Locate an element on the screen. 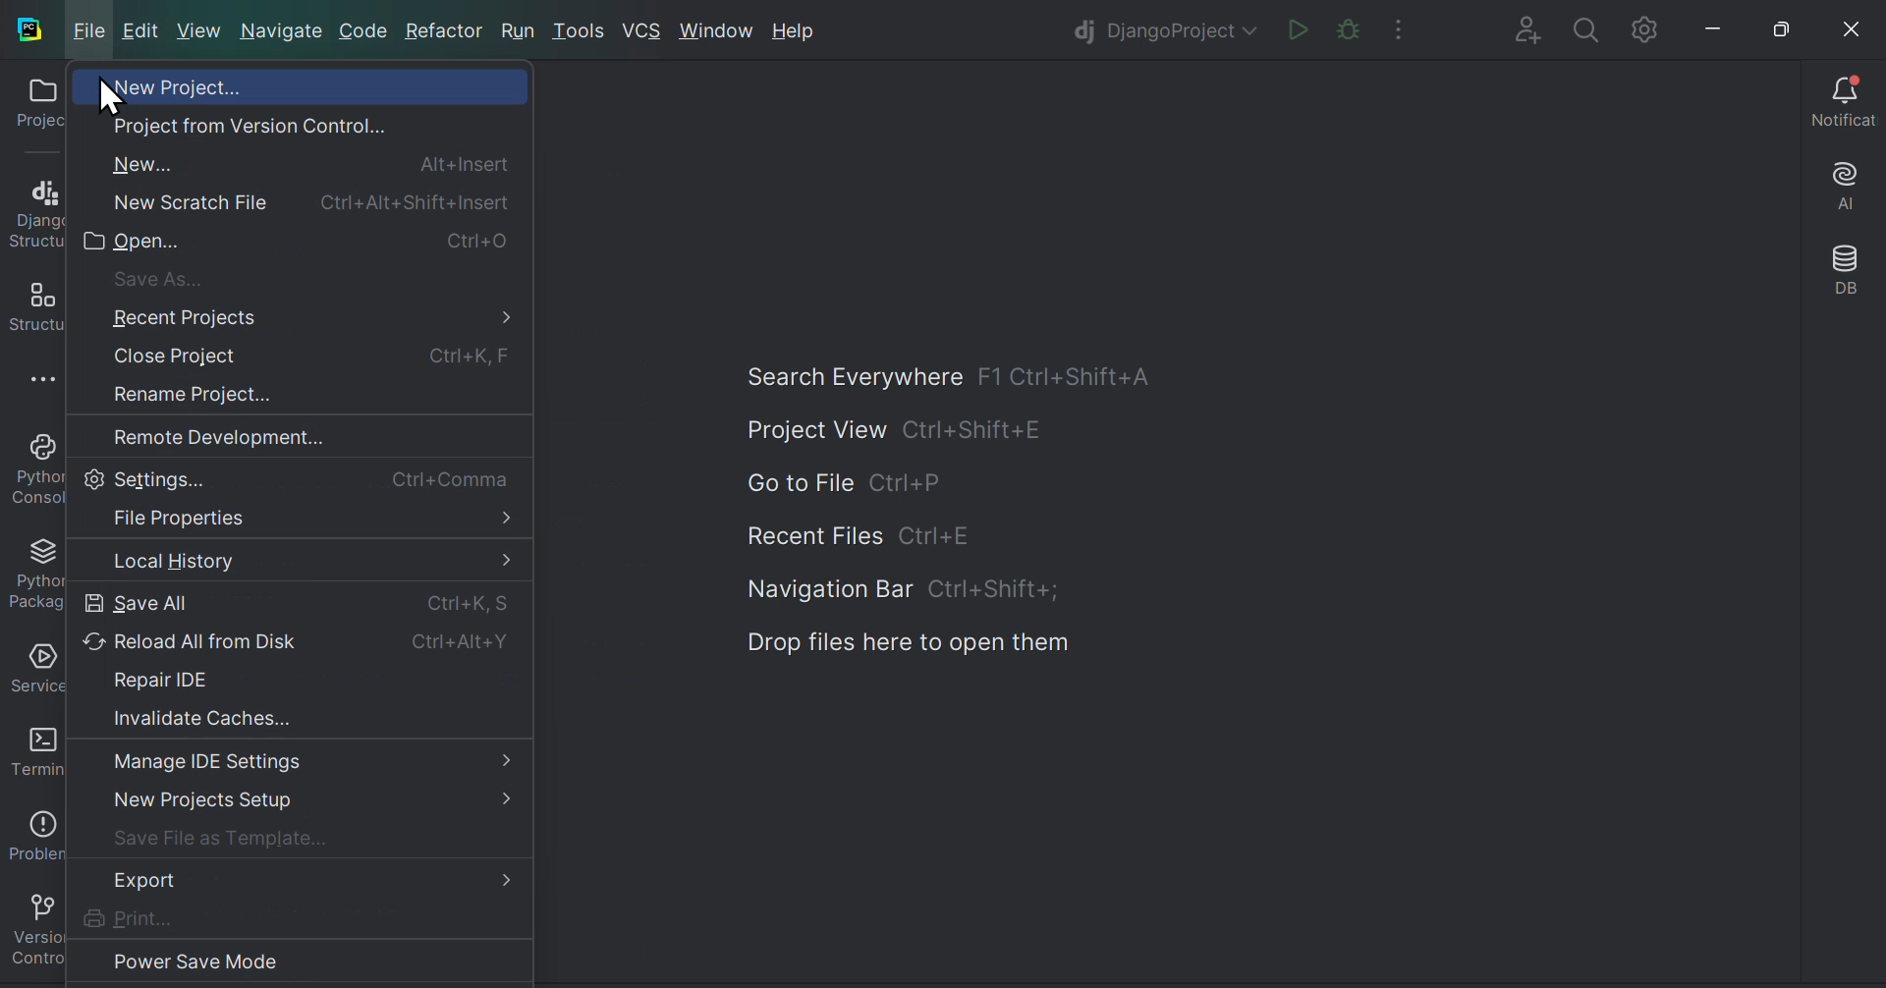 This screenshot has height=988, width=1886. Settings is located at coordinates (310, 479).